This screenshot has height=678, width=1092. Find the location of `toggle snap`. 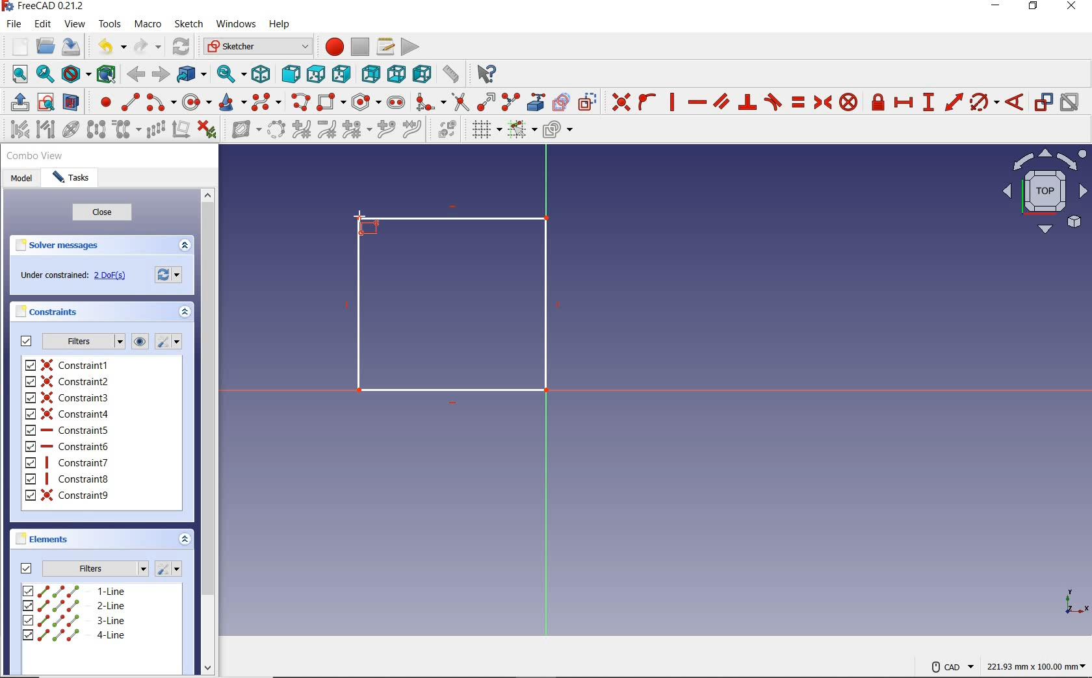

toggle snap is located at coordinates (522, 131).